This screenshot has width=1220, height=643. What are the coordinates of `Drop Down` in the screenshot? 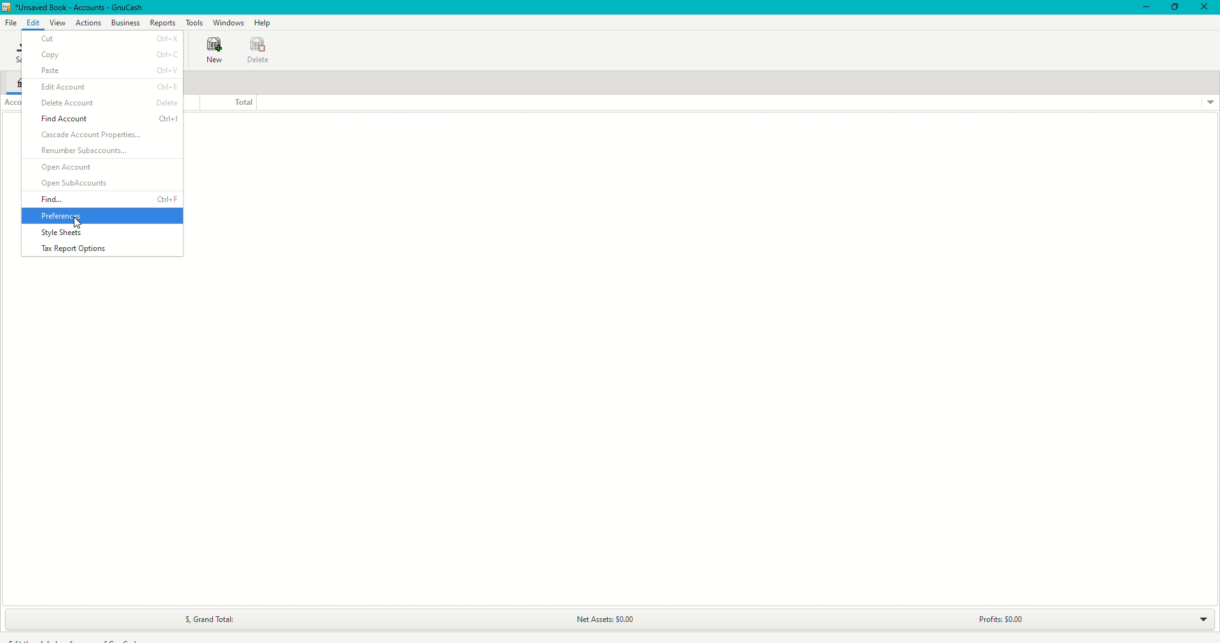 It's located at (1195, 618).